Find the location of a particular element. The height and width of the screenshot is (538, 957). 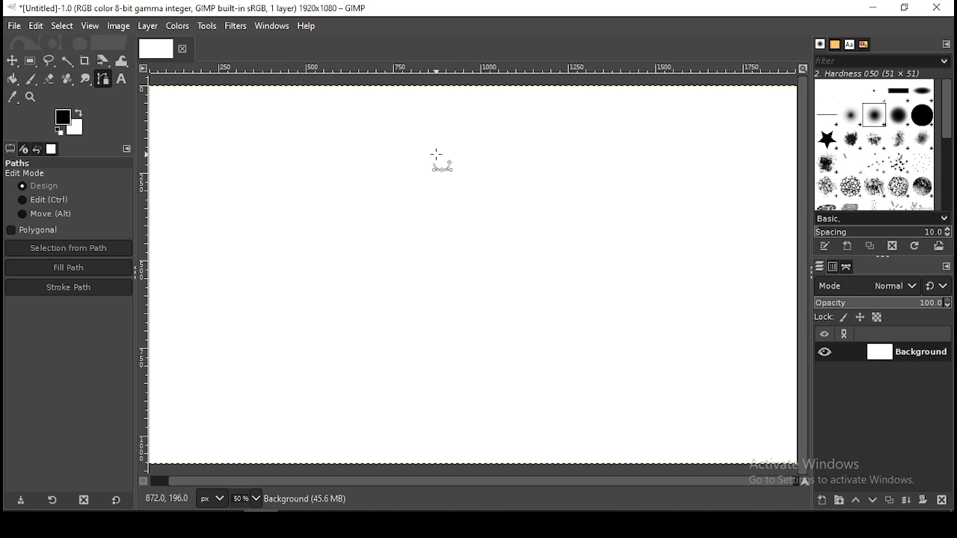

free selection tool is located at coordinates (49, 61).